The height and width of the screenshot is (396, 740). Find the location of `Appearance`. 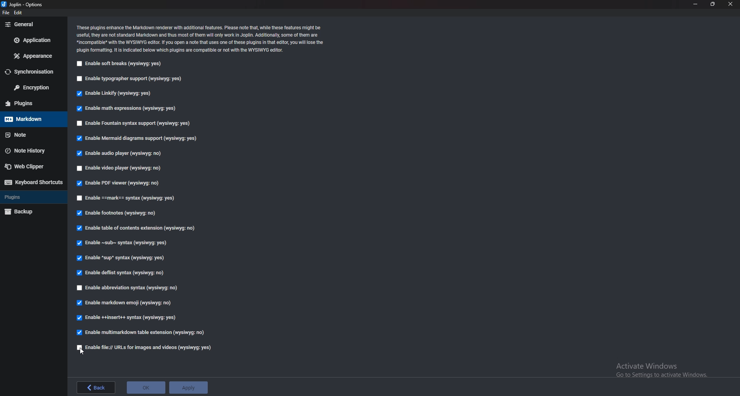

Appearance is located at coordinates (33, 55).